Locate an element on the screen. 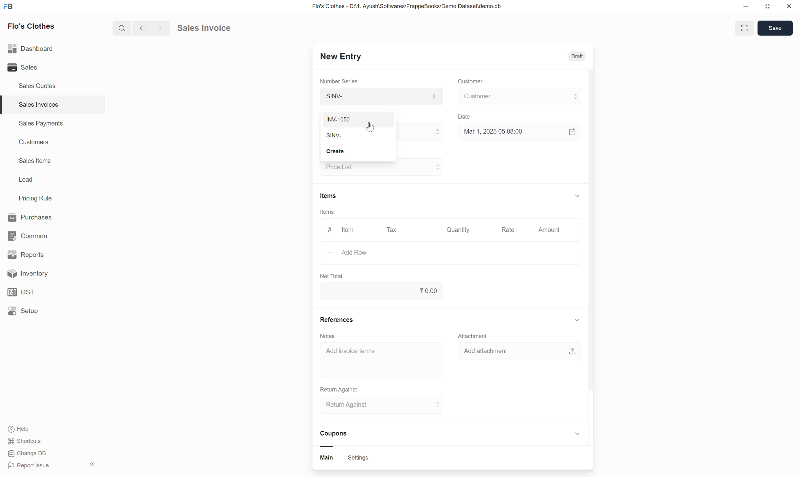  select price list  is located at coordinates (381, 167).